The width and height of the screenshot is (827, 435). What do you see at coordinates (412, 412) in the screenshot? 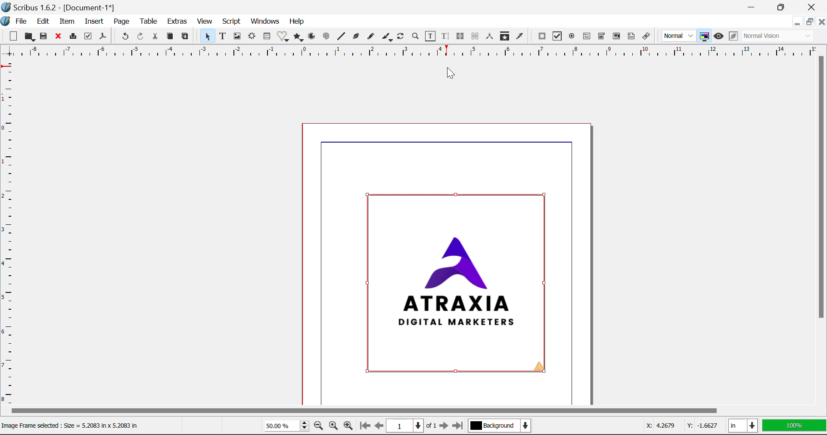
I see `Horizontal Scroll Bar` at bounding box center [412, 412].